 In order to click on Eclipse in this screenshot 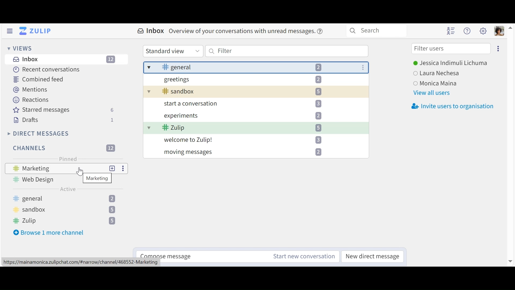, I will do `click(498, 48)`.